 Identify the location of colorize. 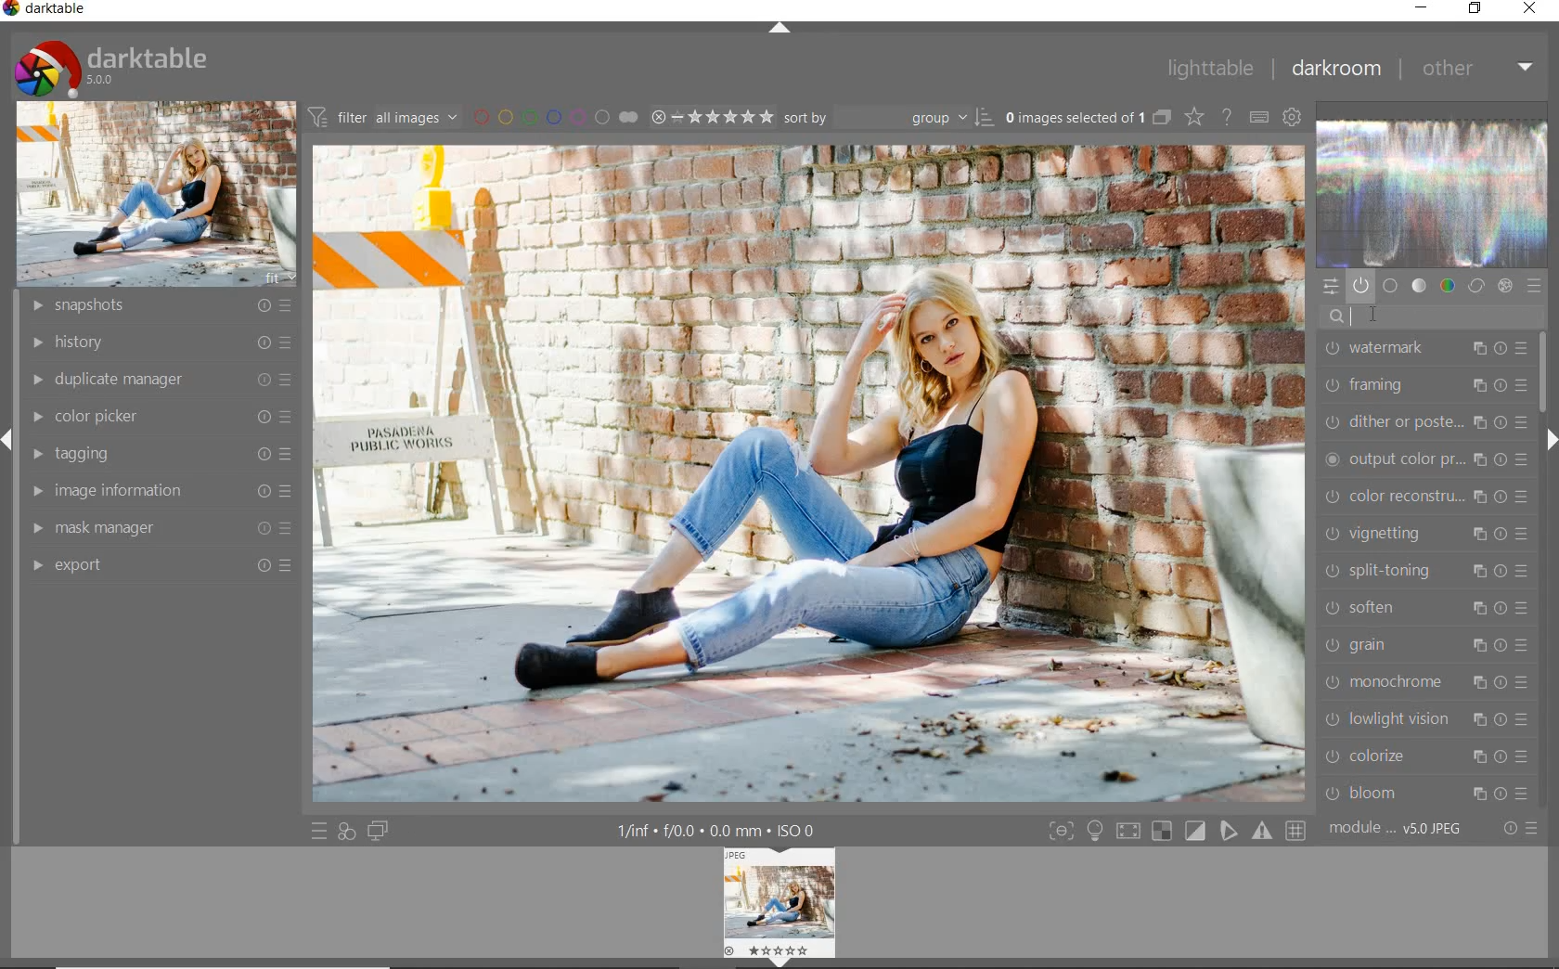
(1424, 757).